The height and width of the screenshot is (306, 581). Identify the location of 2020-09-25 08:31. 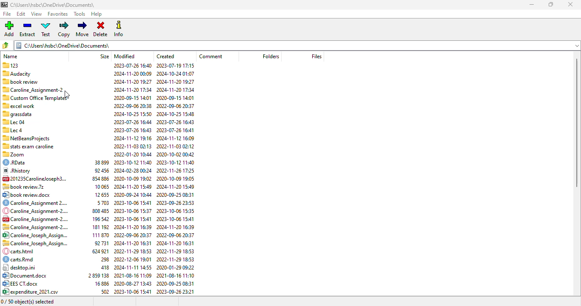
(176, 195).